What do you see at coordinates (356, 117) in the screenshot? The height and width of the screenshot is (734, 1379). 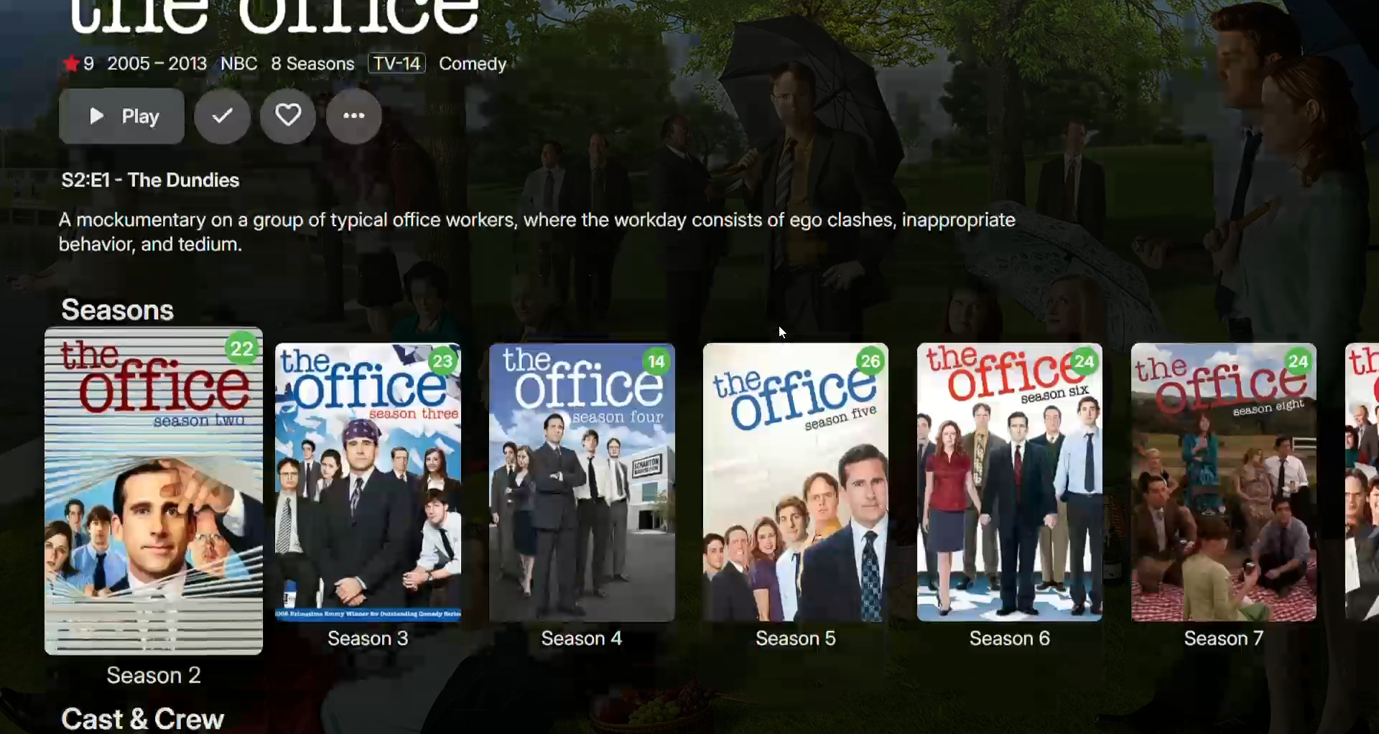 I see `More Options` at bounding box center [356, 117].